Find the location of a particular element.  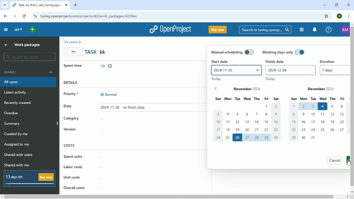

Priority * is located at coordinates (74, 94).